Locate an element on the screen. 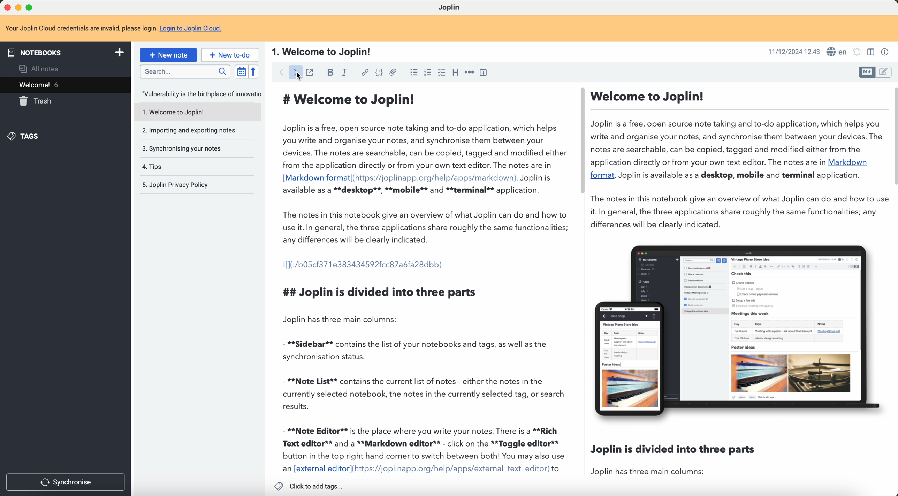 Image resolution: width=898 pixels, height=496 pixels. trash is located at coordinates (35, 102).